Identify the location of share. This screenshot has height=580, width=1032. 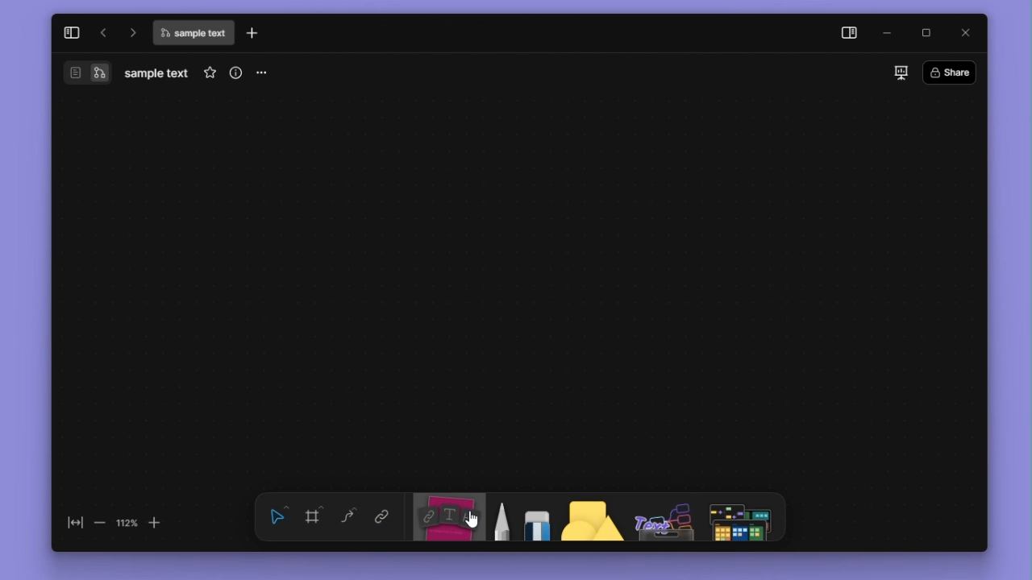
(950, 72).